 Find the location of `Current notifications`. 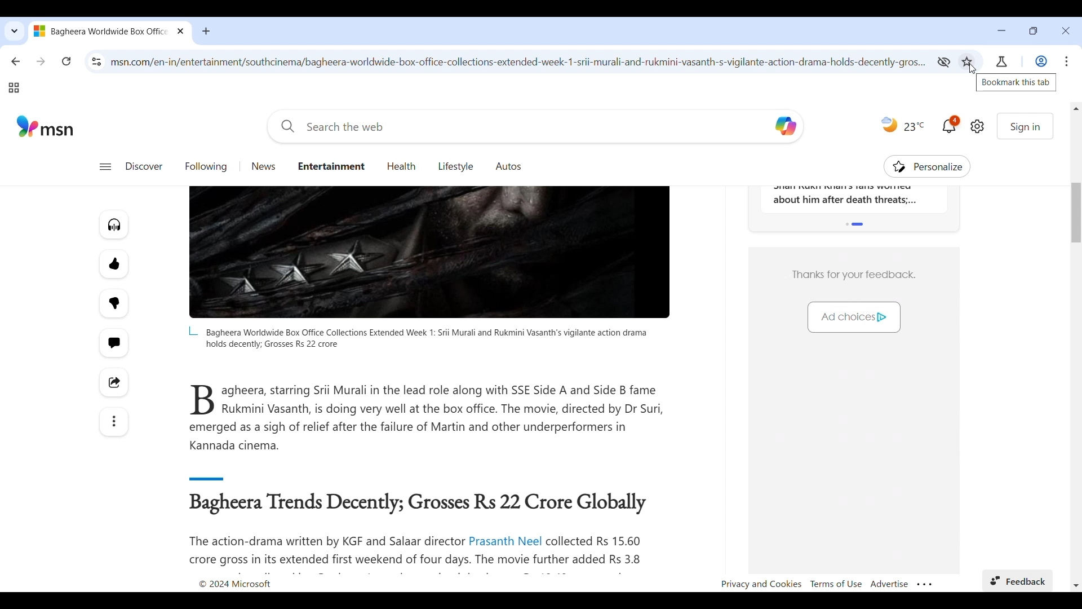

Current notifications is located at coordinates (951, 124).